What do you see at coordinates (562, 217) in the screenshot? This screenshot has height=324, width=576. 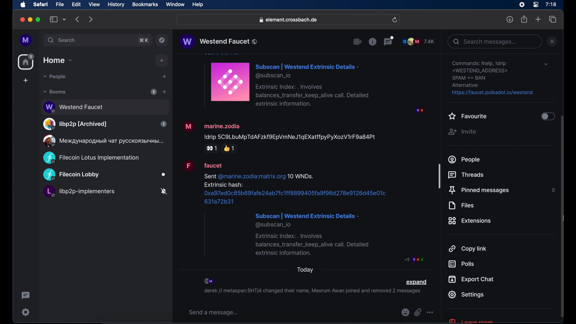 I see `scroll bar` at bounding box center [562, 217].